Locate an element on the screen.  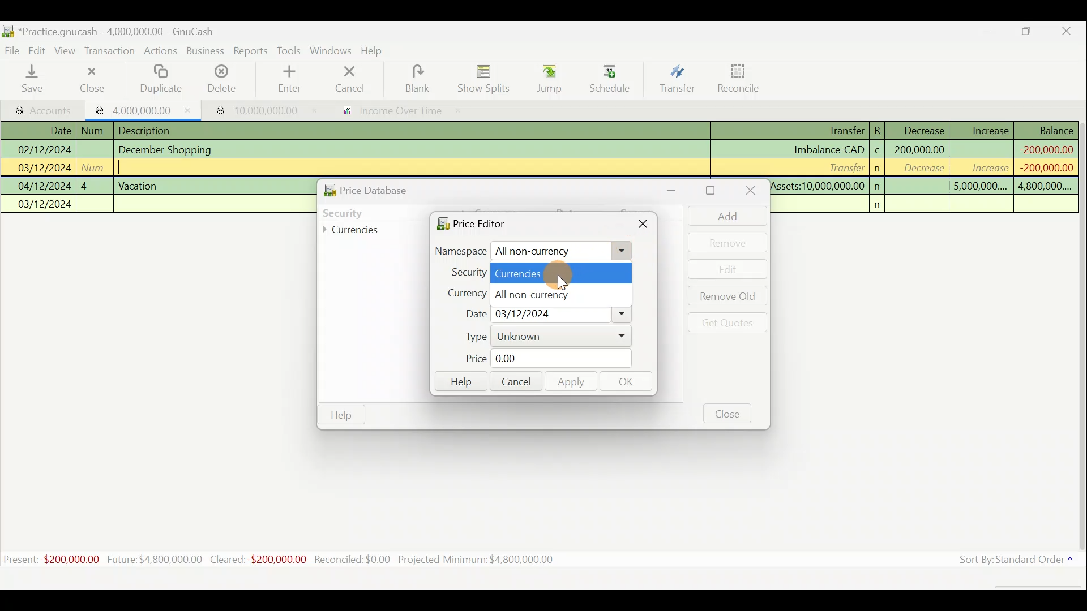
Decrease is located at coordinates (923, 130).